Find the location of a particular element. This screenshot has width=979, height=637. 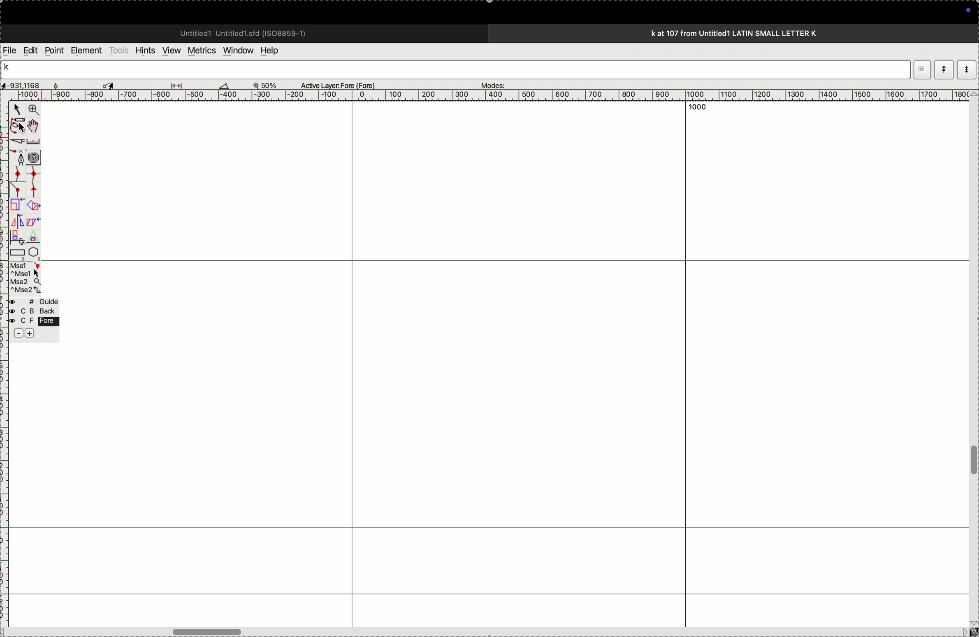

cut is located at coordinates (18, 141).